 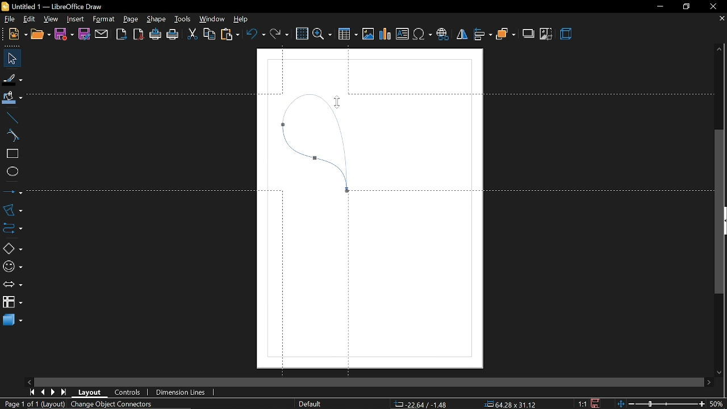 What do you see at coordinates (386, 34) in the screenshot?
I see `Insert chart` at bounding box center [386, 34].